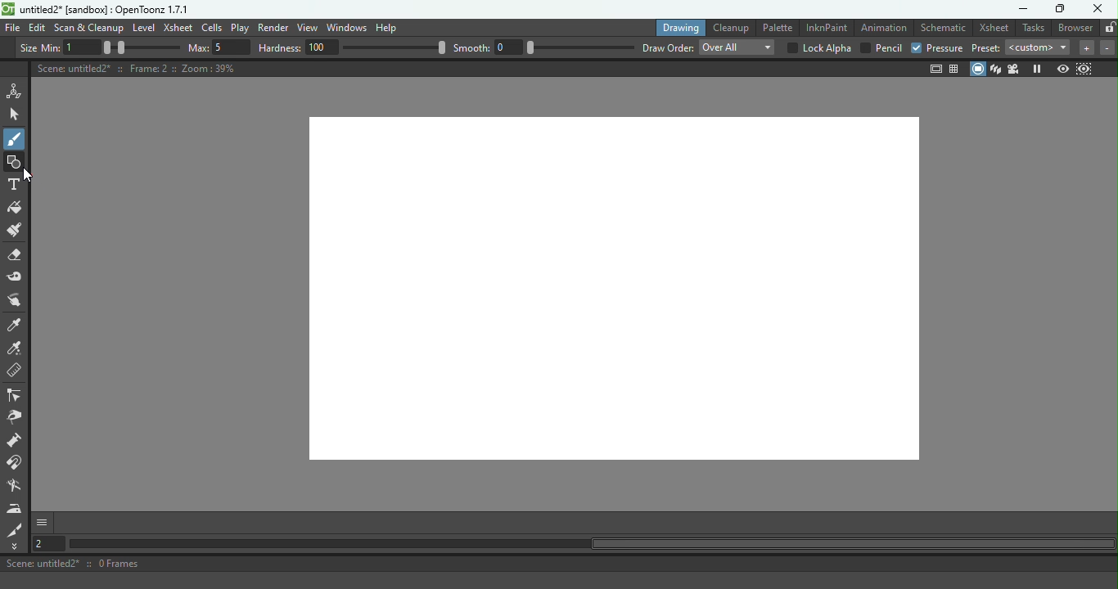  Describe the element at coordinates (1064, 67) in the screenshot. I see `Preview` at that location.